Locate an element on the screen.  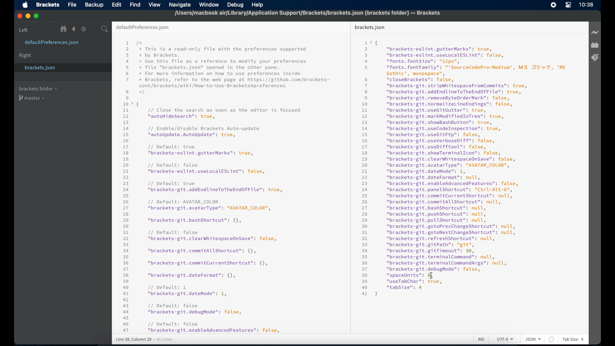
left is located at coordinates (24, 30).